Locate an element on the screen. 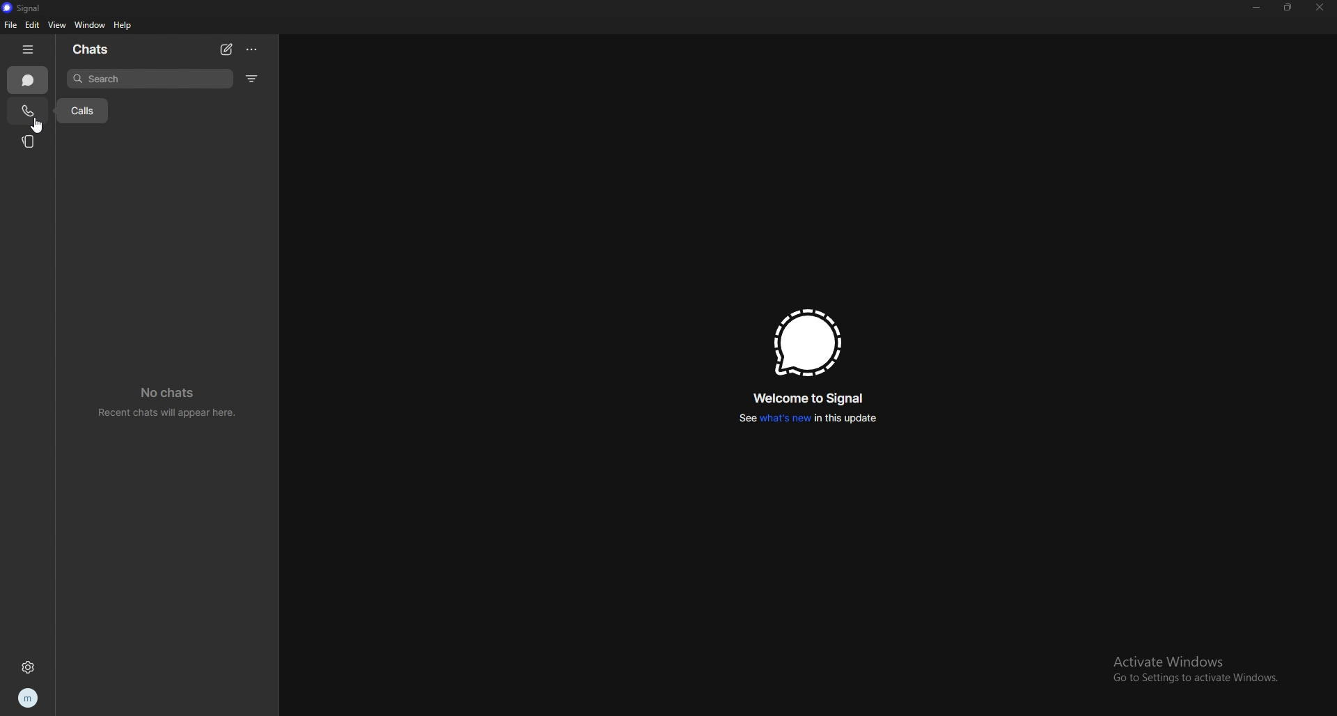 Image resolution: width=1337 pixels, height=716 pixels. window is located at coordinates (93, 25).